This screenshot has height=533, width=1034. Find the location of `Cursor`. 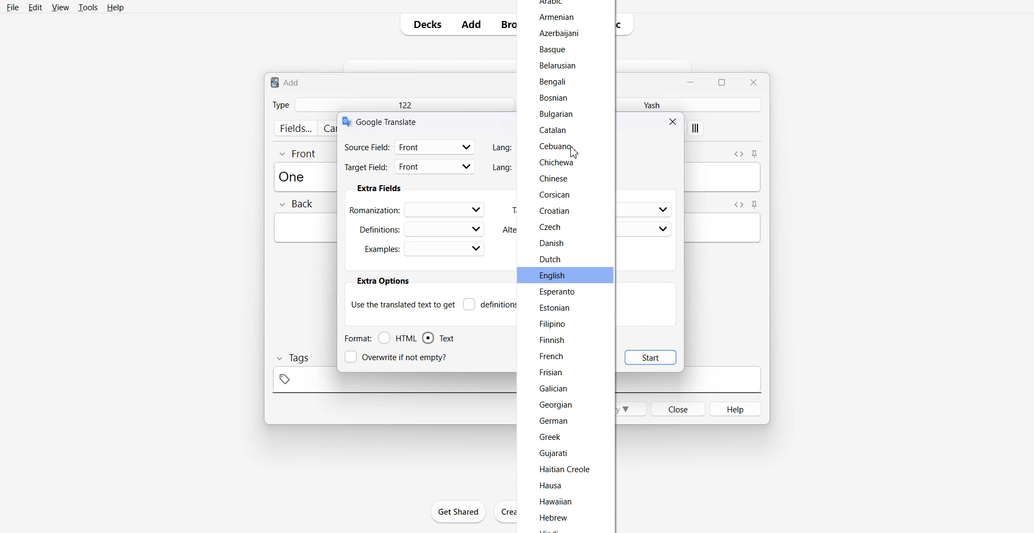

Cursor is located at coordinates (575, 152).